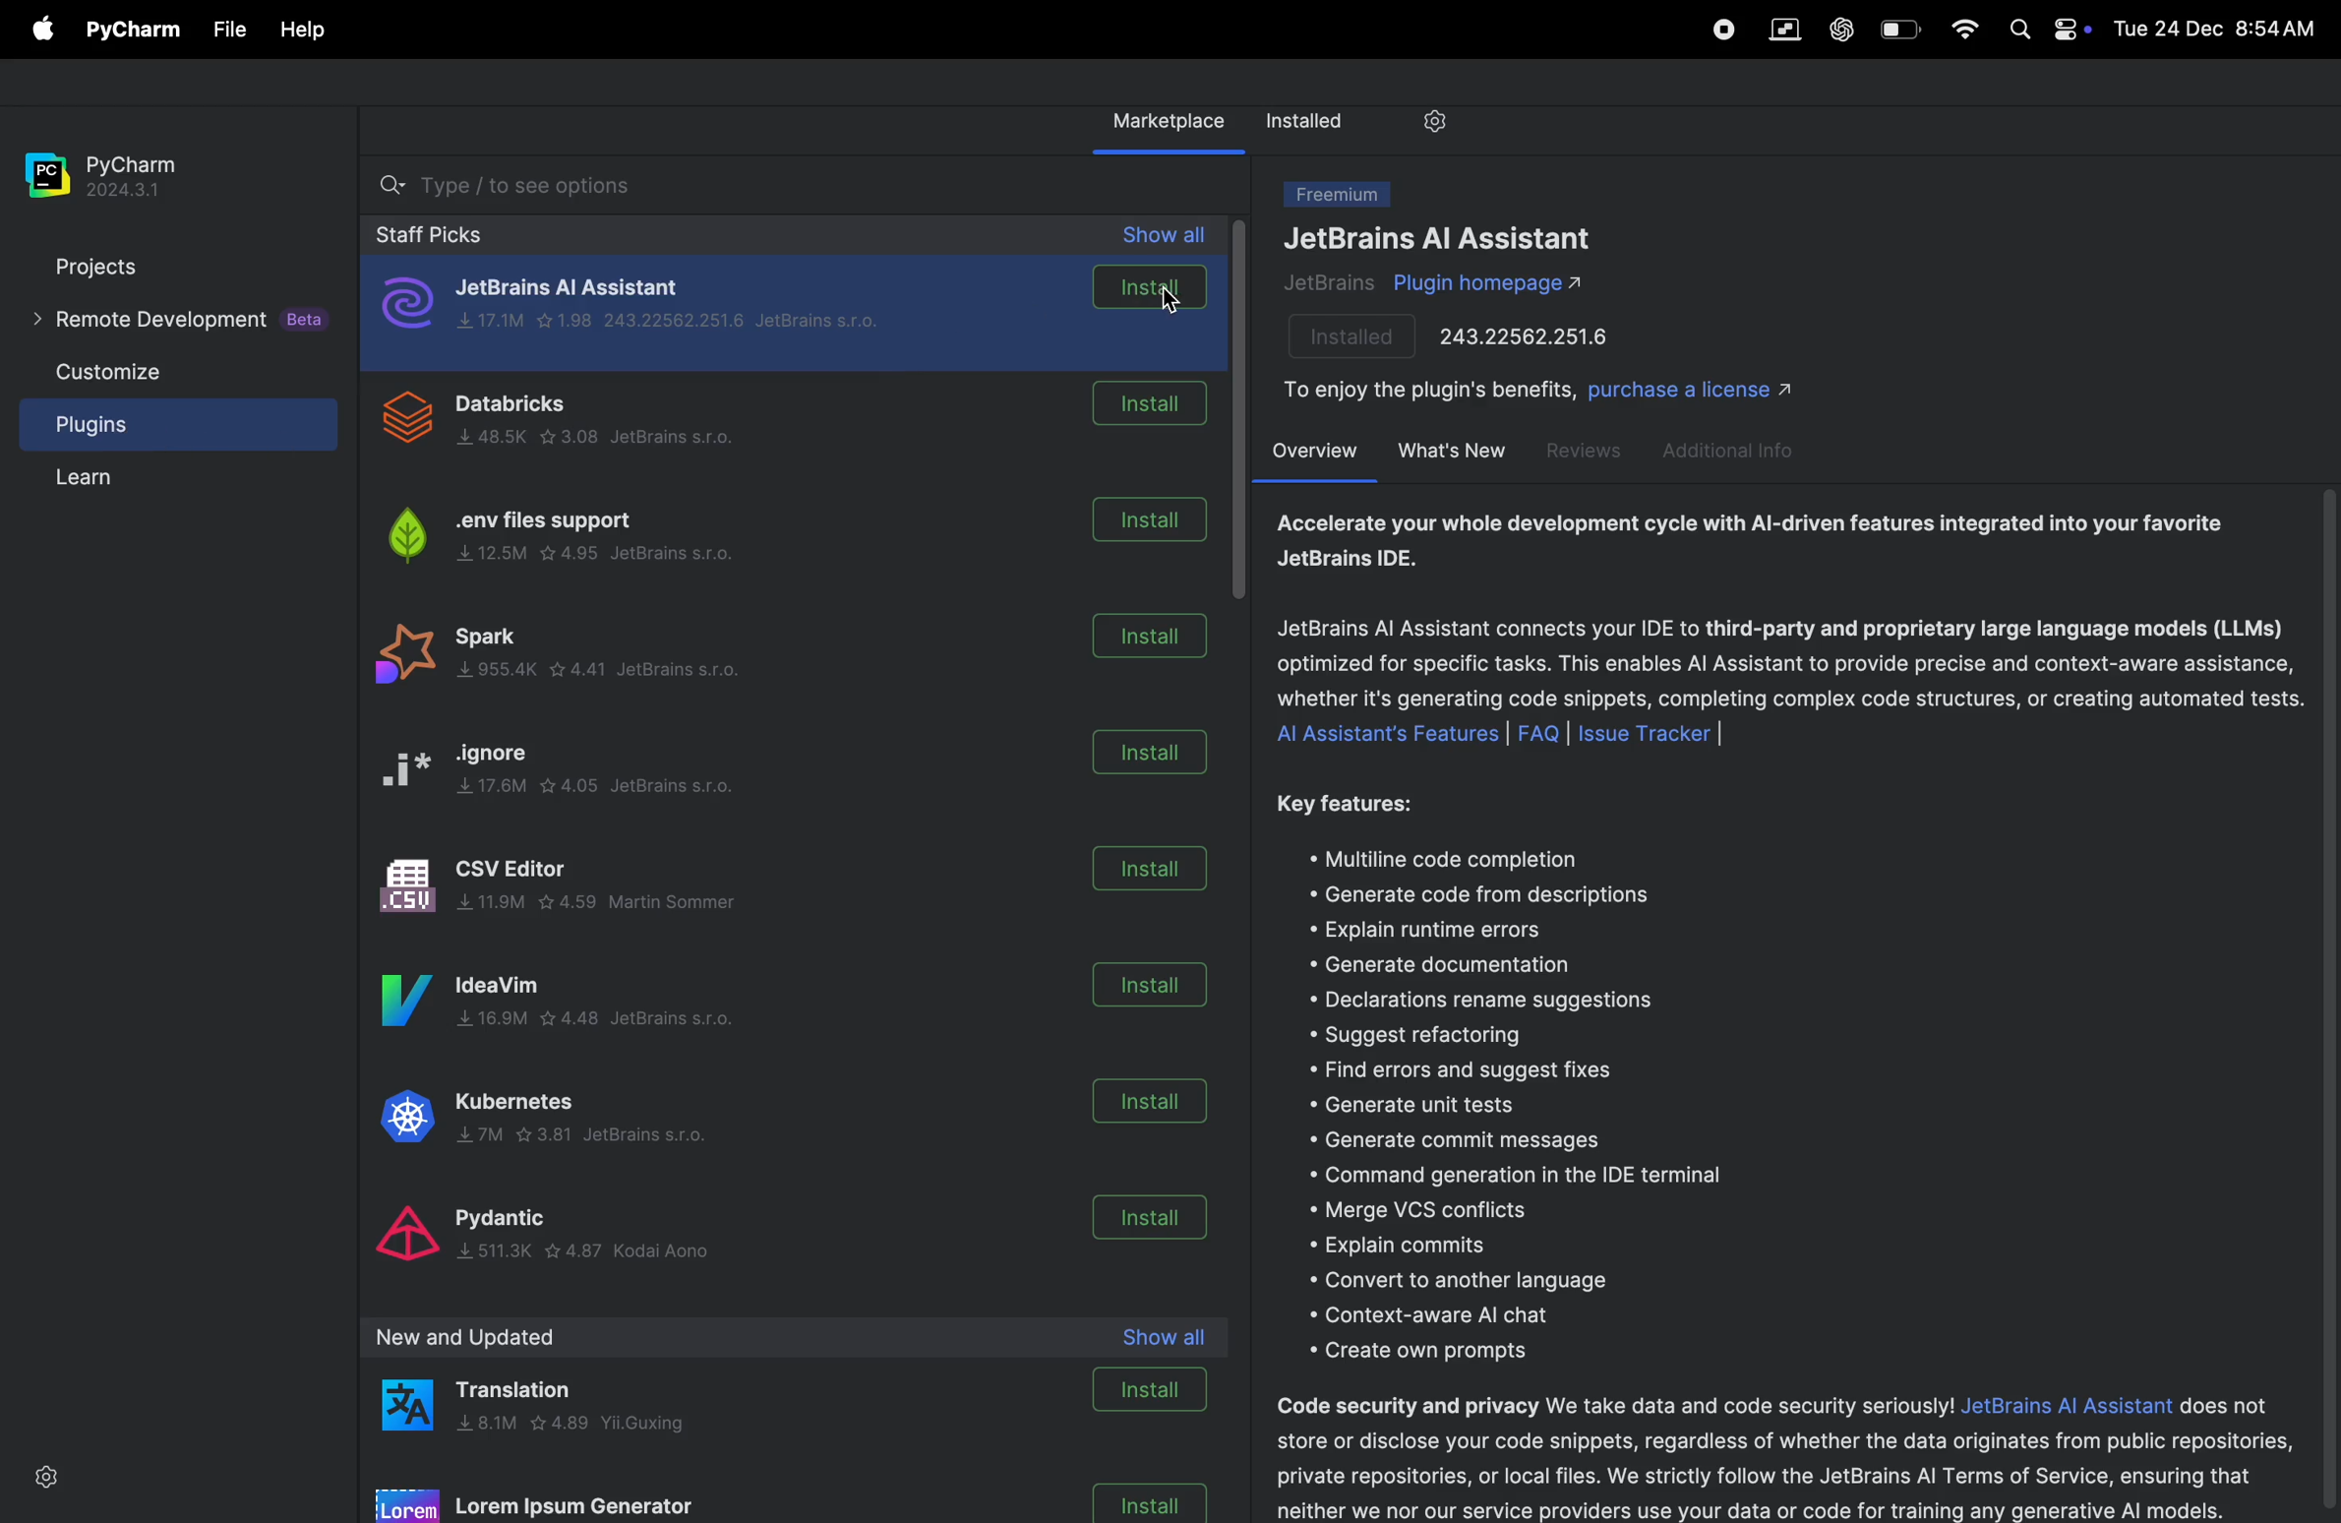 The width and height of the screenshot is (2341, 1523). I want to click on install, so click(1148, 1101).